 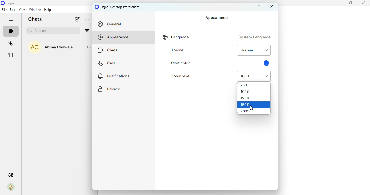 What do you see at coordinates (119, 7) in the screenshot?
I see `signal desktop preferences` at bounding box center [119, 7].